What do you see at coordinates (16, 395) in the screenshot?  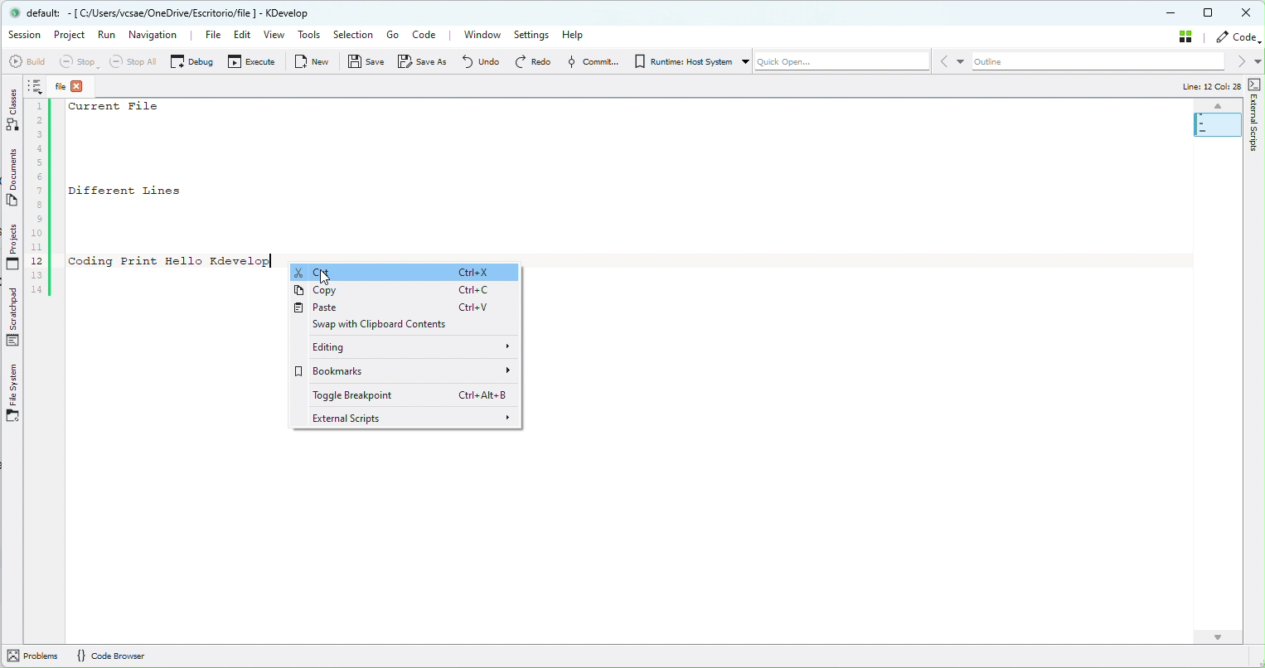 I see `File System` at bounding box center [16, 395].